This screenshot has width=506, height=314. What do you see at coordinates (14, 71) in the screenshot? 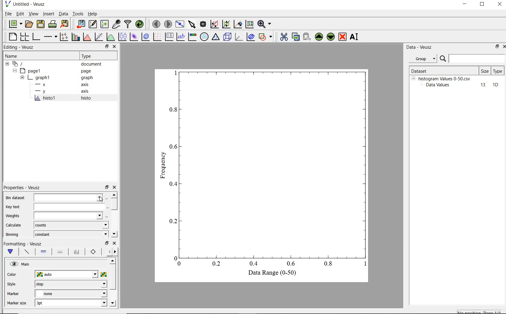
I see `hide` at bounding box center [14, 71].